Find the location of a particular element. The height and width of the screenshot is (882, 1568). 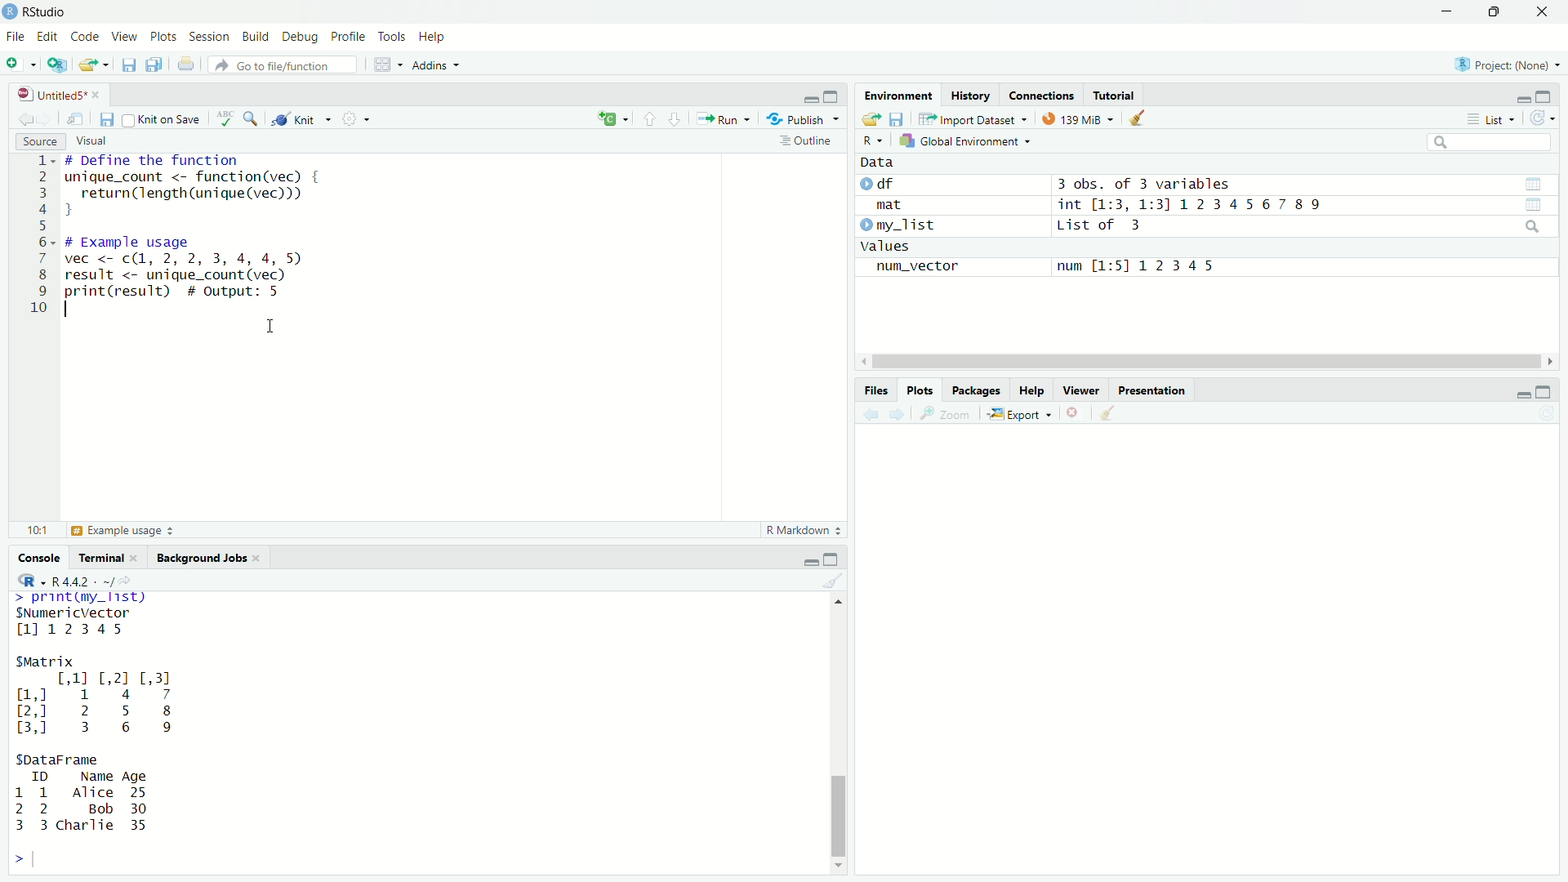

Terminal is located at coordinates (105, 559).